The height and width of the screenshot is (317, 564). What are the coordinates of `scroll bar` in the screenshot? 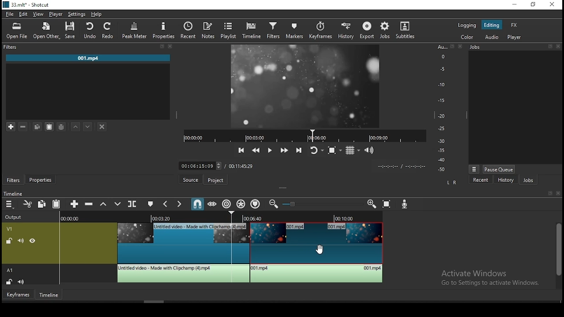 It's located at (156, 301).